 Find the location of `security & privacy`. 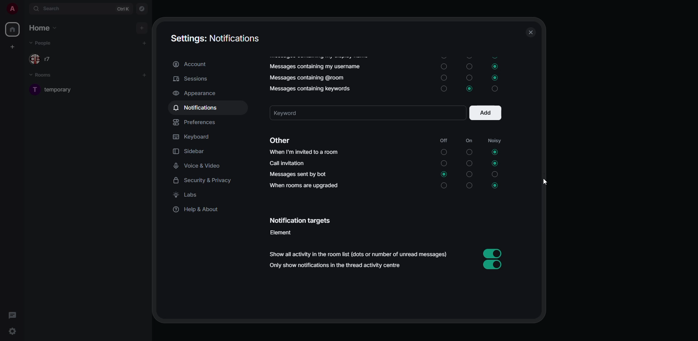

security & privacy is located at coordinates (206, 180).